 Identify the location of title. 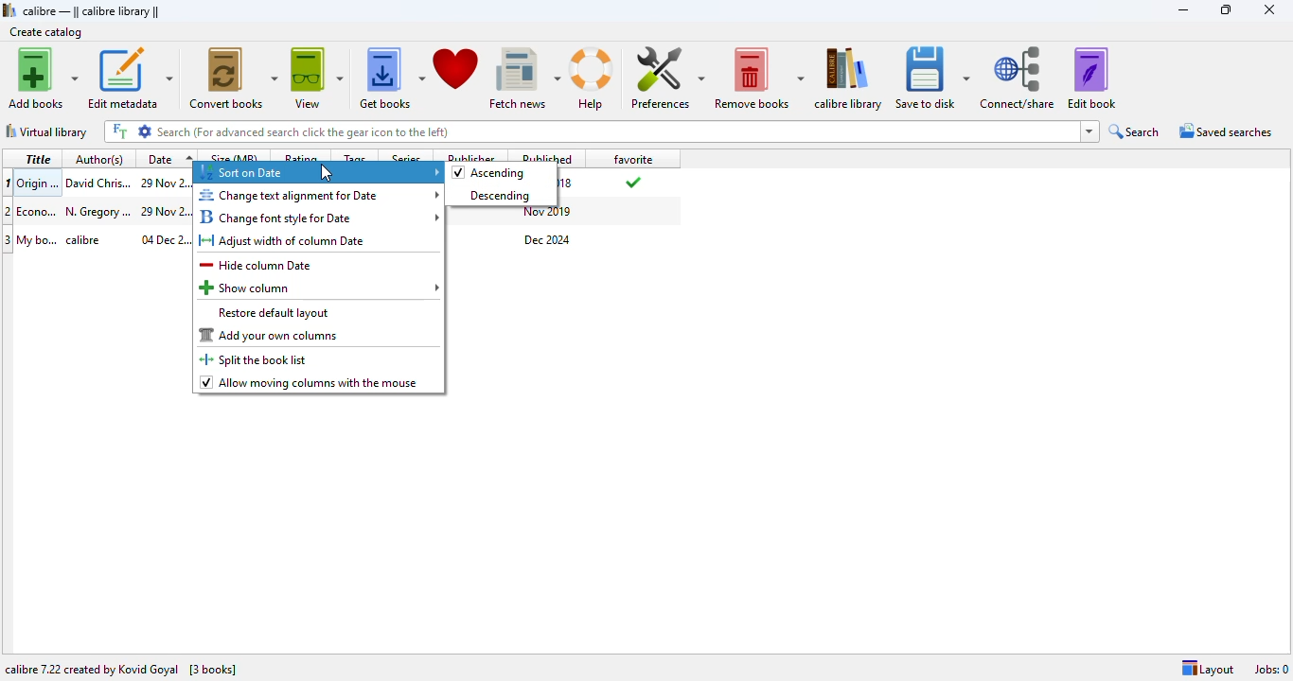
(38, 239).